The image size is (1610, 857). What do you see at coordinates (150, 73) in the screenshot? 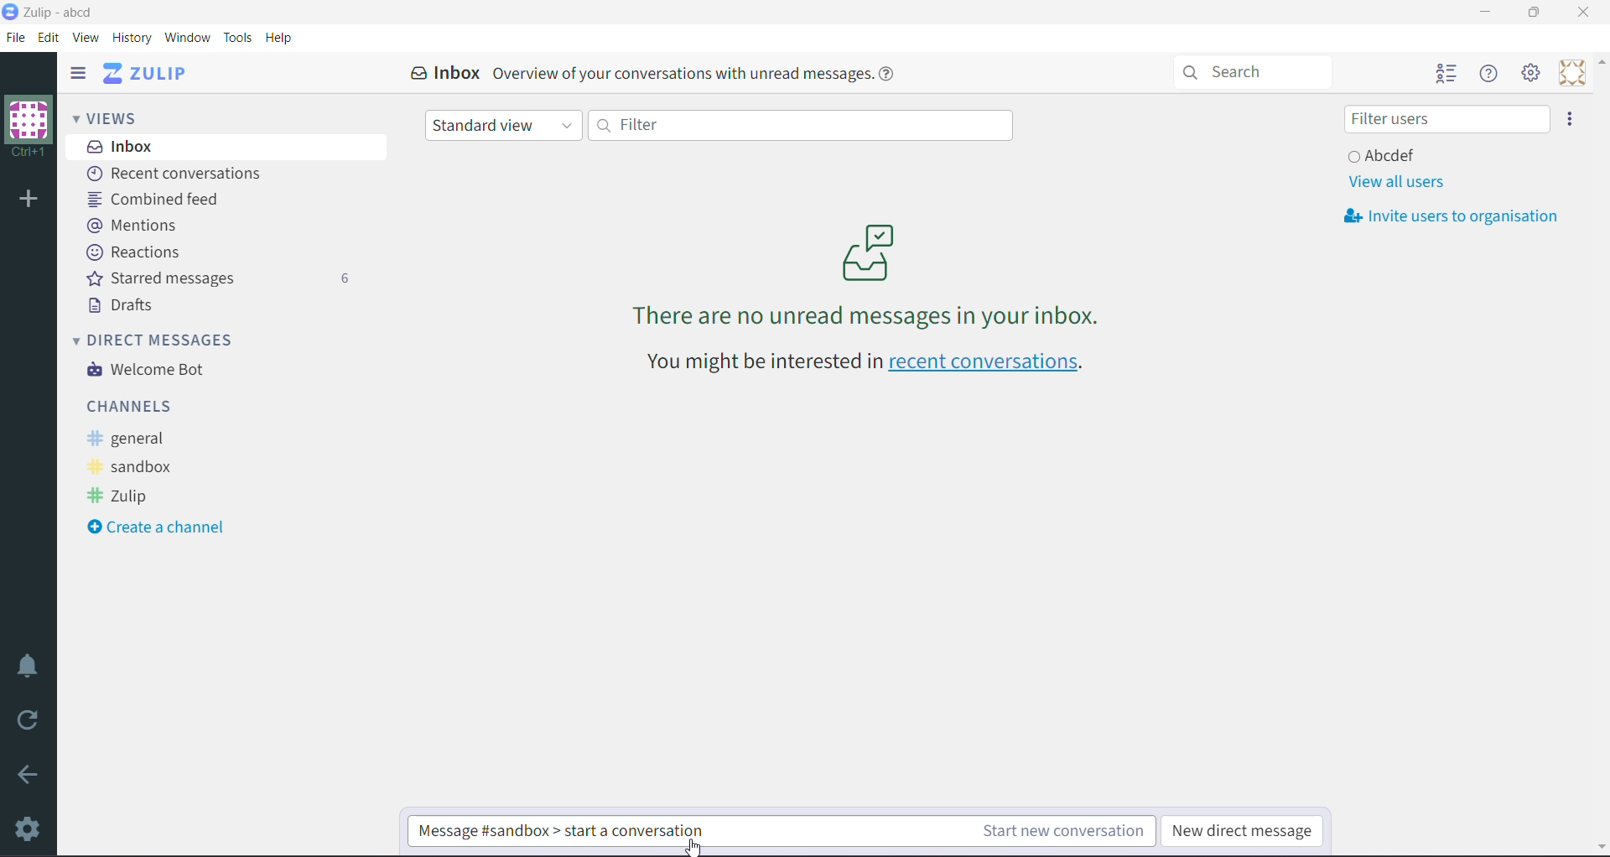
I see `Application` at bounding box center [150, 73].